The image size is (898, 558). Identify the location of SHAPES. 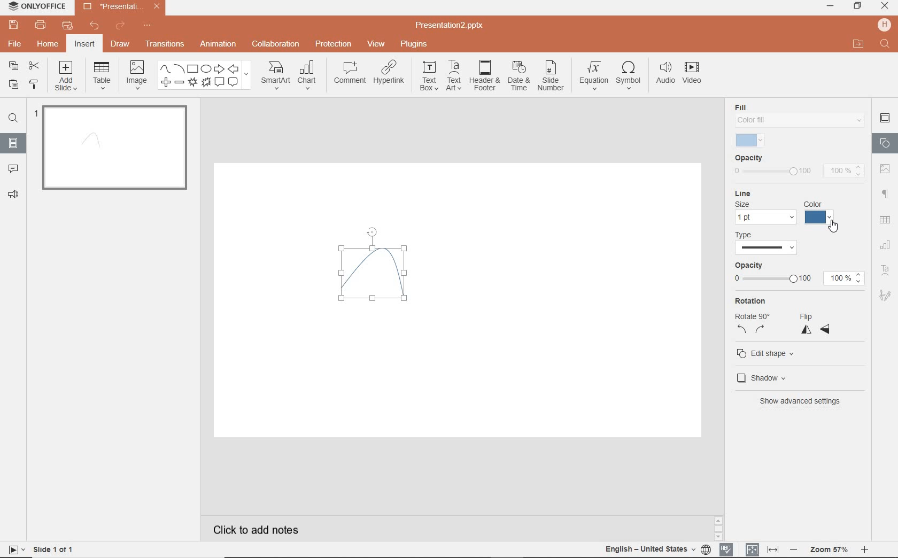
(206, 76).